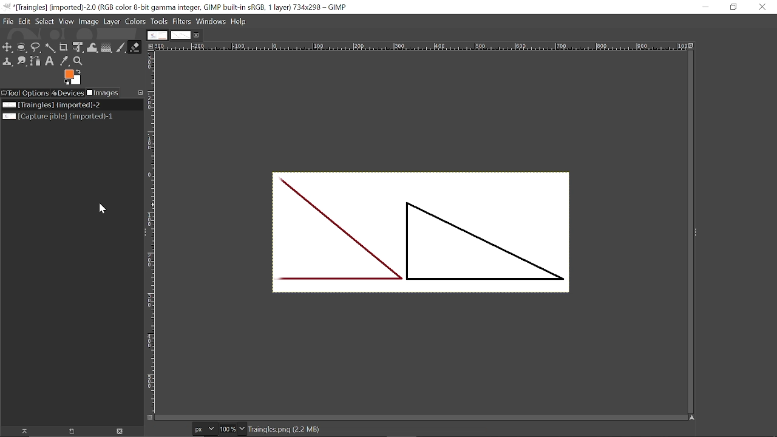  What do you see at coordinates (119, 432) in the screenshot?
I see `Delete image` at bounding box center [119, 432].